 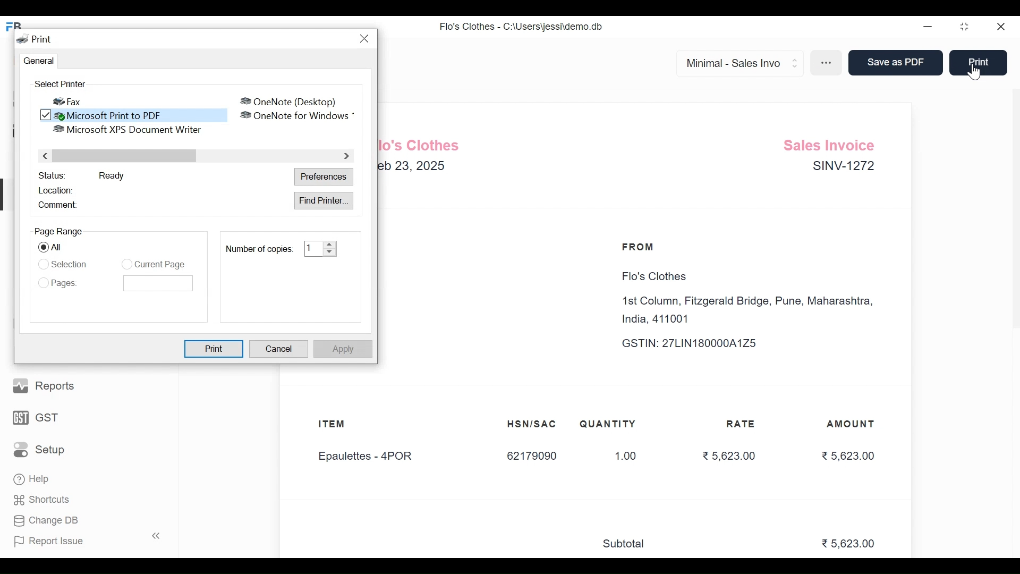 What do you see at coordinates (796, 62) in the screenshot?
I see `Expand` at bounding box center [796, 62].